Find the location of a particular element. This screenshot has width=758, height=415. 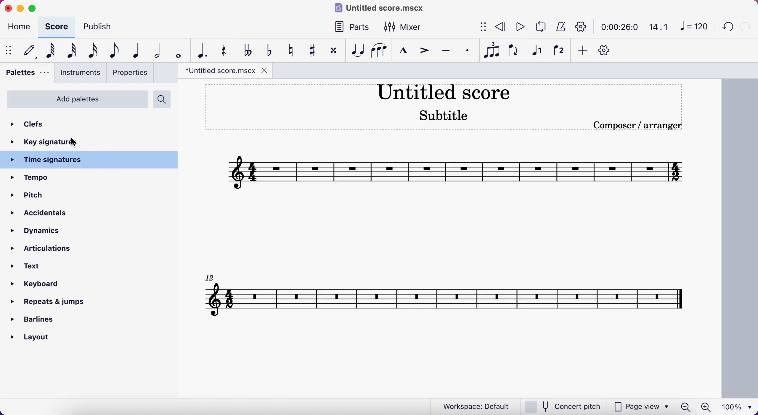

metronome is located at coordinates (560, 27).